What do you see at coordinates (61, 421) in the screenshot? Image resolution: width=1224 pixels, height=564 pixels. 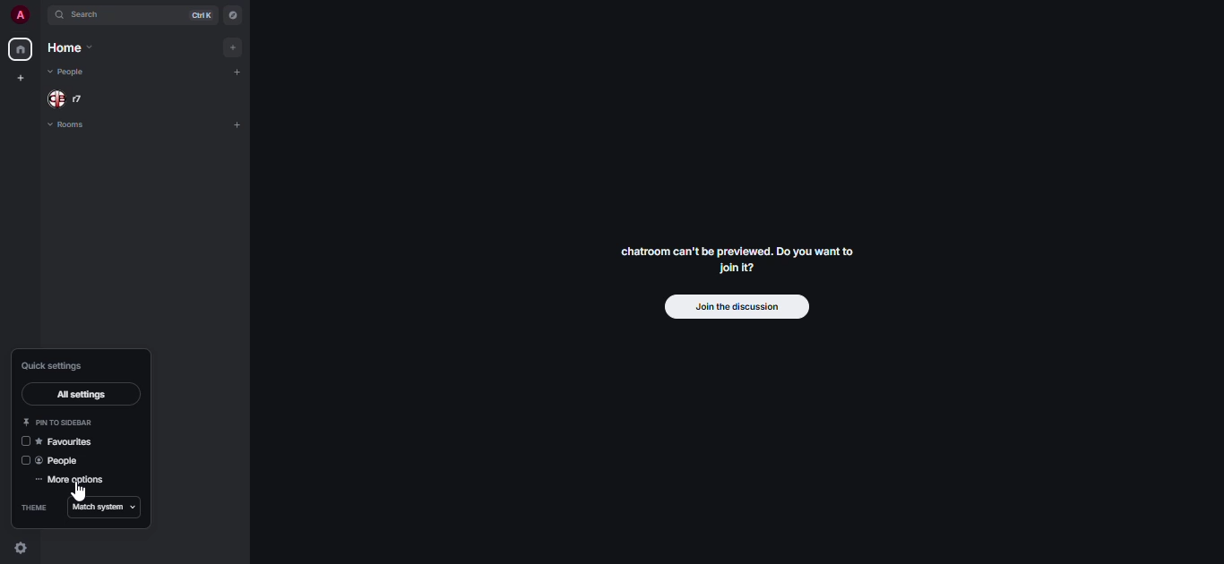 I see `pin to sidebar` at bounding box center [61, 421].